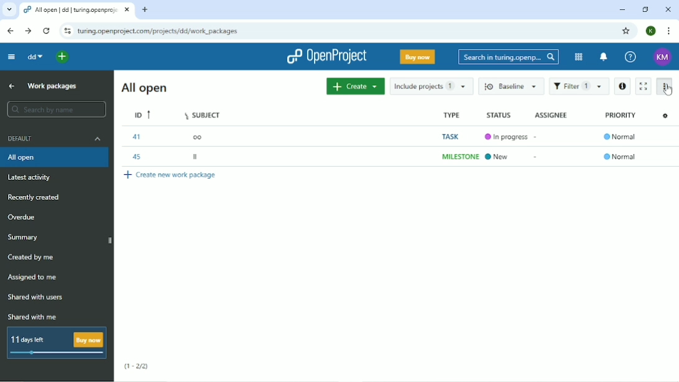  I want to click on Search tabs, so click(9, 10).